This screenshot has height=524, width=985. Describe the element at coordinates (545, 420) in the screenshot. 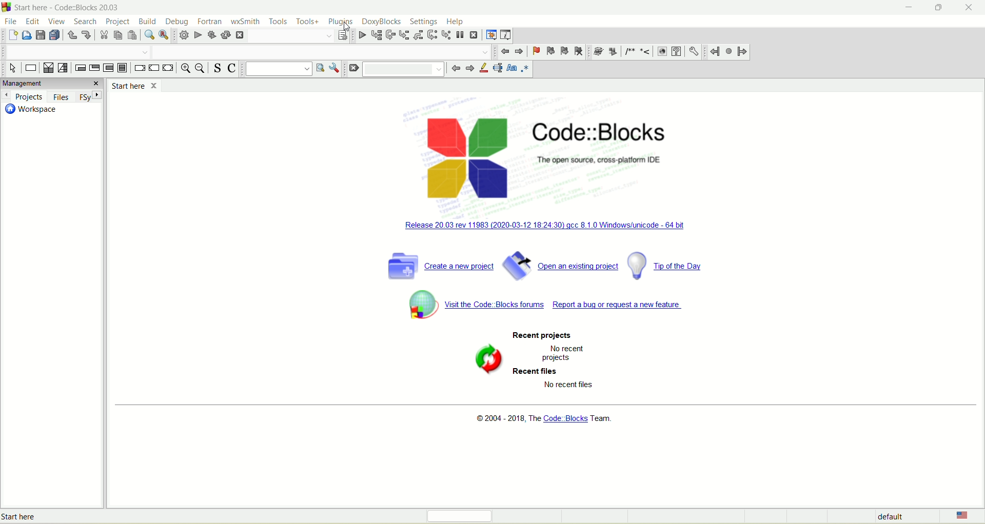

I see `©2004 - 2018, The Code: Blocks Team.` at that location.